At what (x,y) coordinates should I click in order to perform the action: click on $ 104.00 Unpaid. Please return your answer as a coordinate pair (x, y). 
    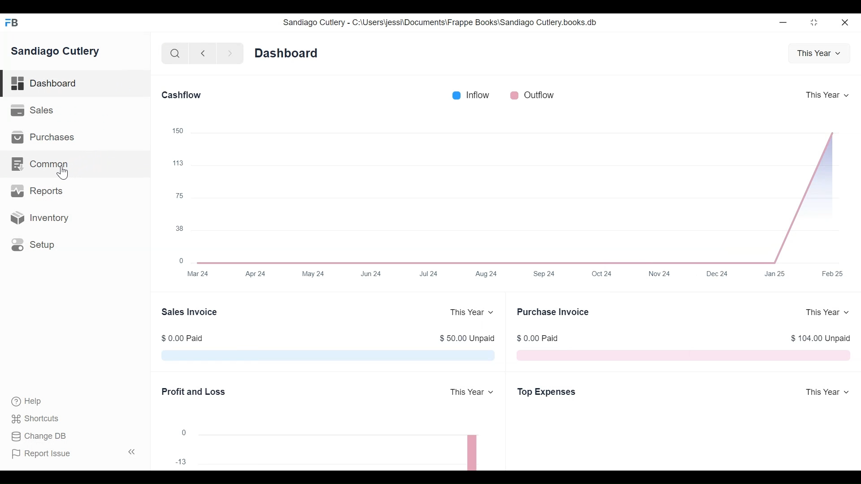
    Looking at the image, I should click on (821, 338).